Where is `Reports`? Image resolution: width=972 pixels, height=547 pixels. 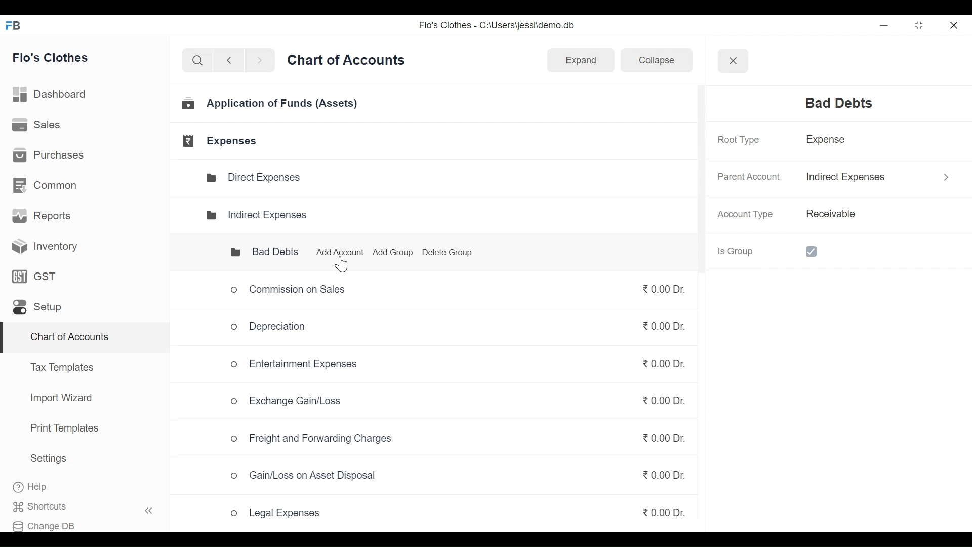 Reports is located at coordinates (44, 218).